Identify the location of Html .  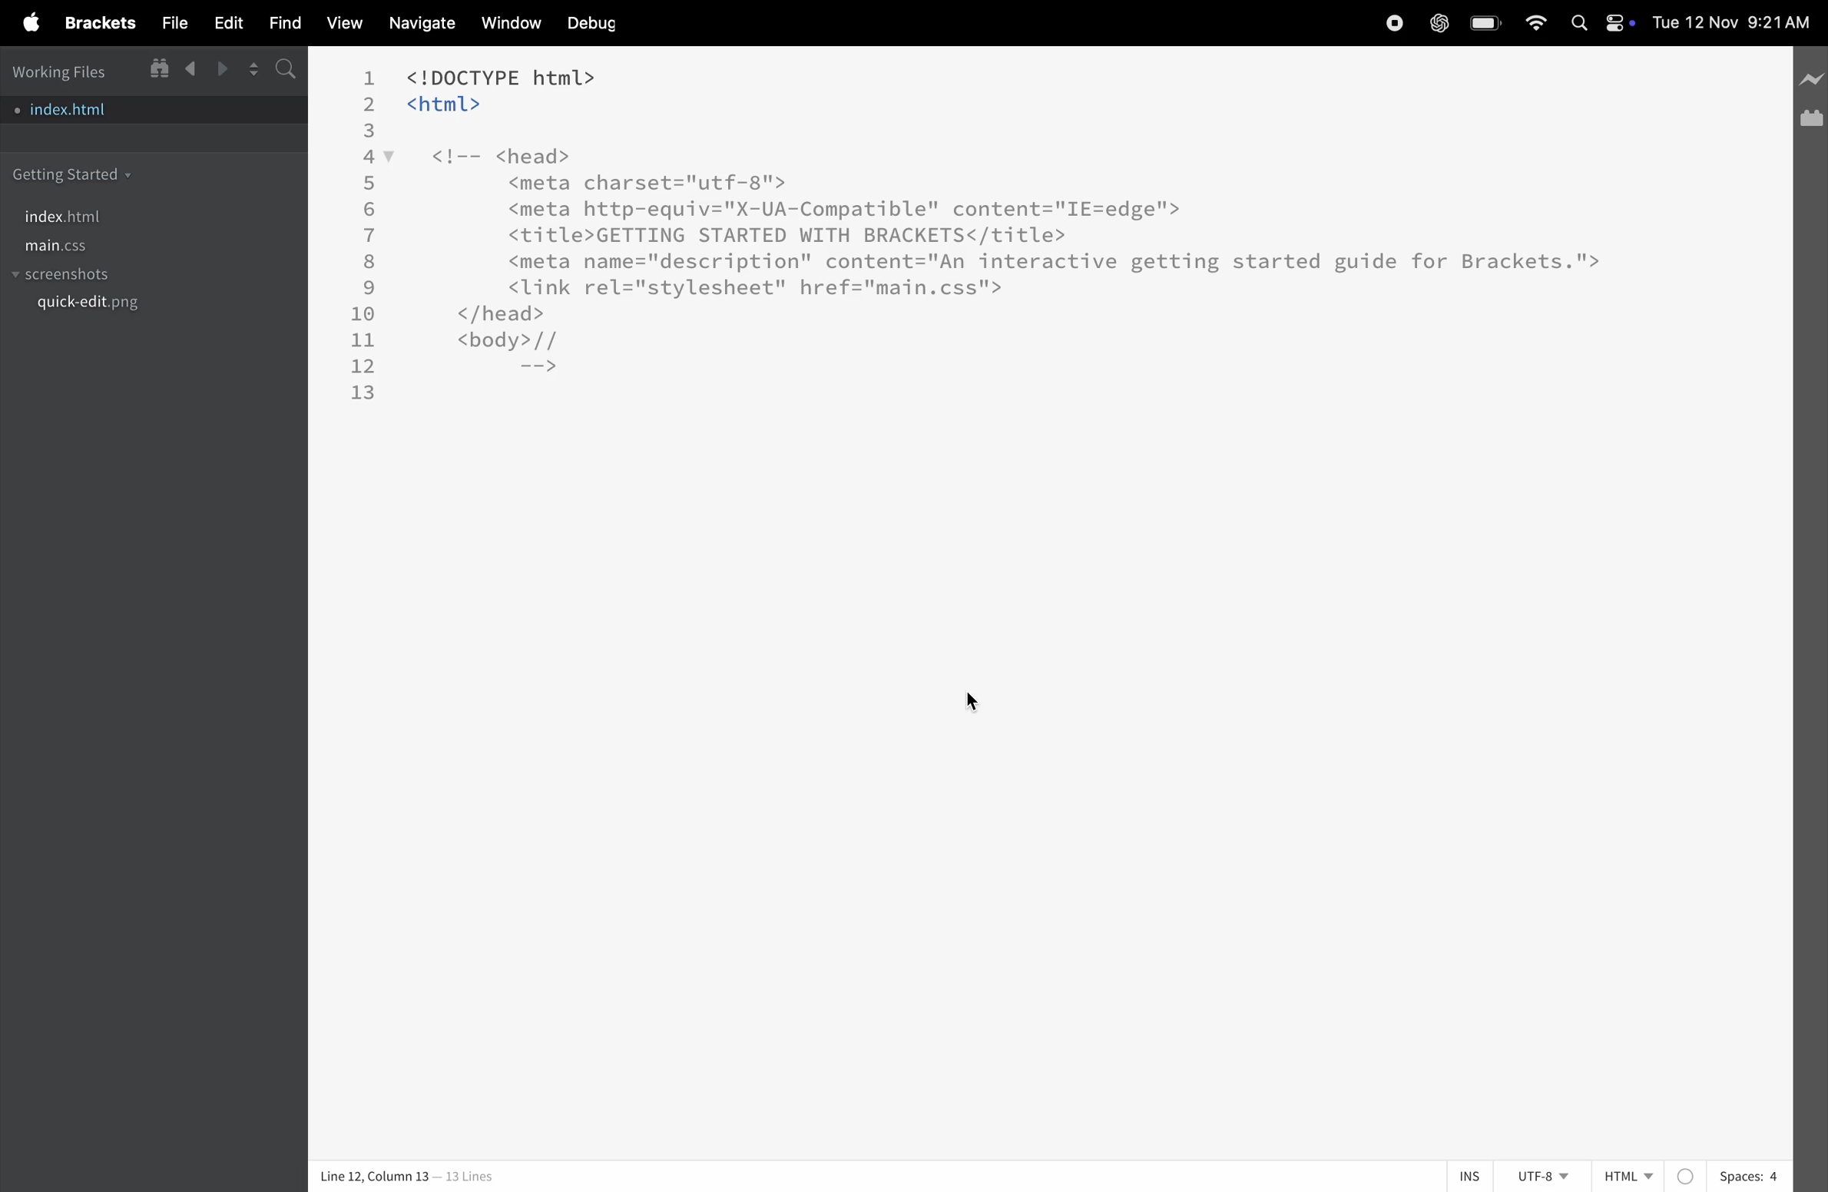
(1648, 1176).